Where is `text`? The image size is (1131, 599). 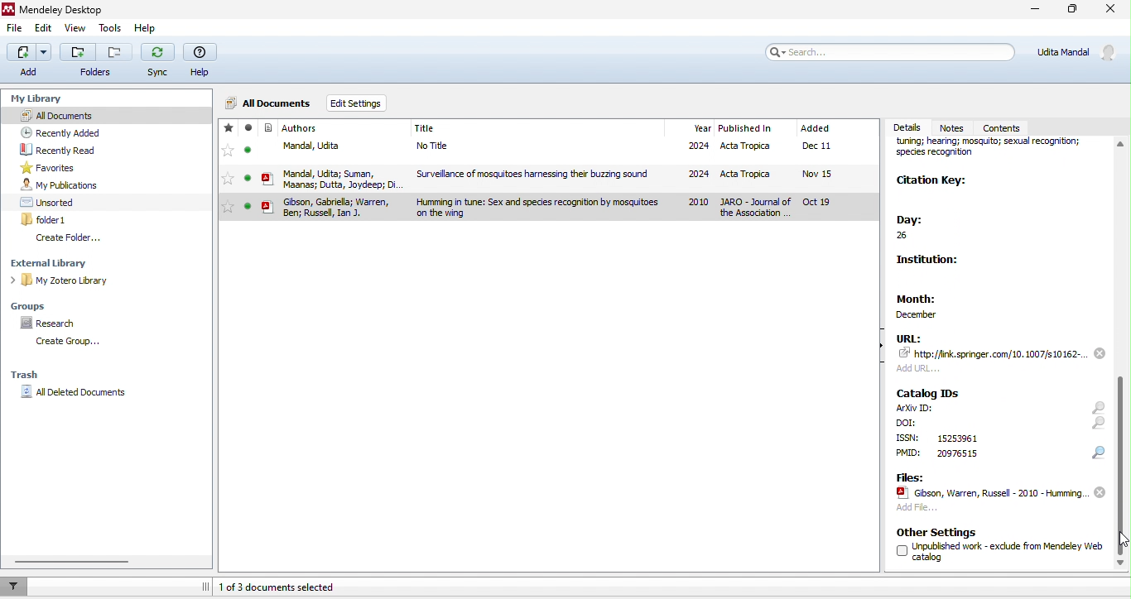 text is located at coordinates (956, 453).